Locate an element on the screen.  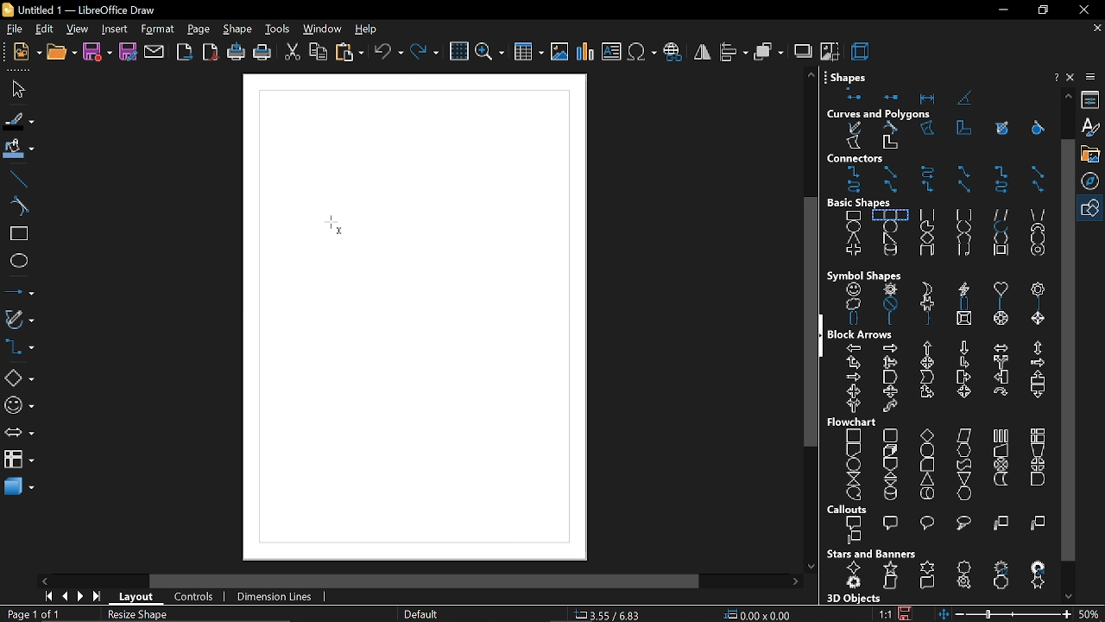
previous page is located at coordinates (64, 597).